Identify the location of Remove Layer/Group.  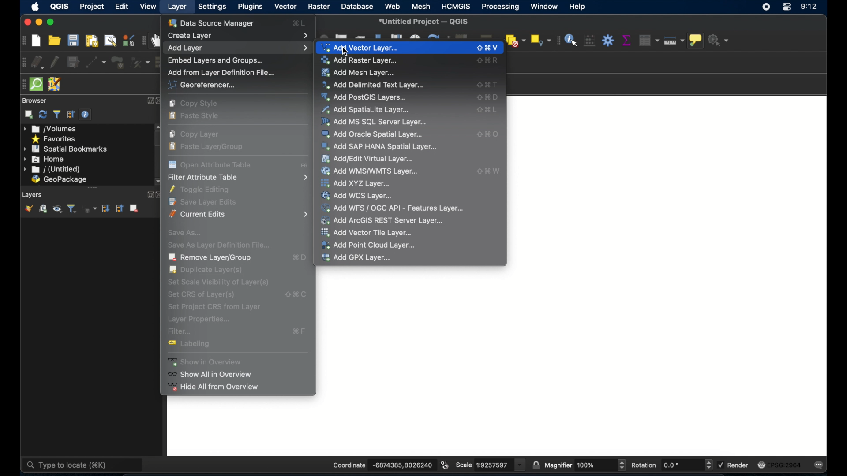
(240, 258).